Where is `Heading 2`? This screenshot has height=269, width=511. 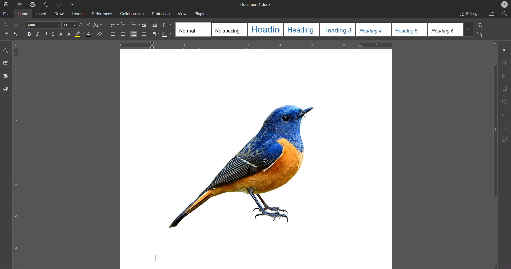
Heading 2 is located at coordinates (301, 29).